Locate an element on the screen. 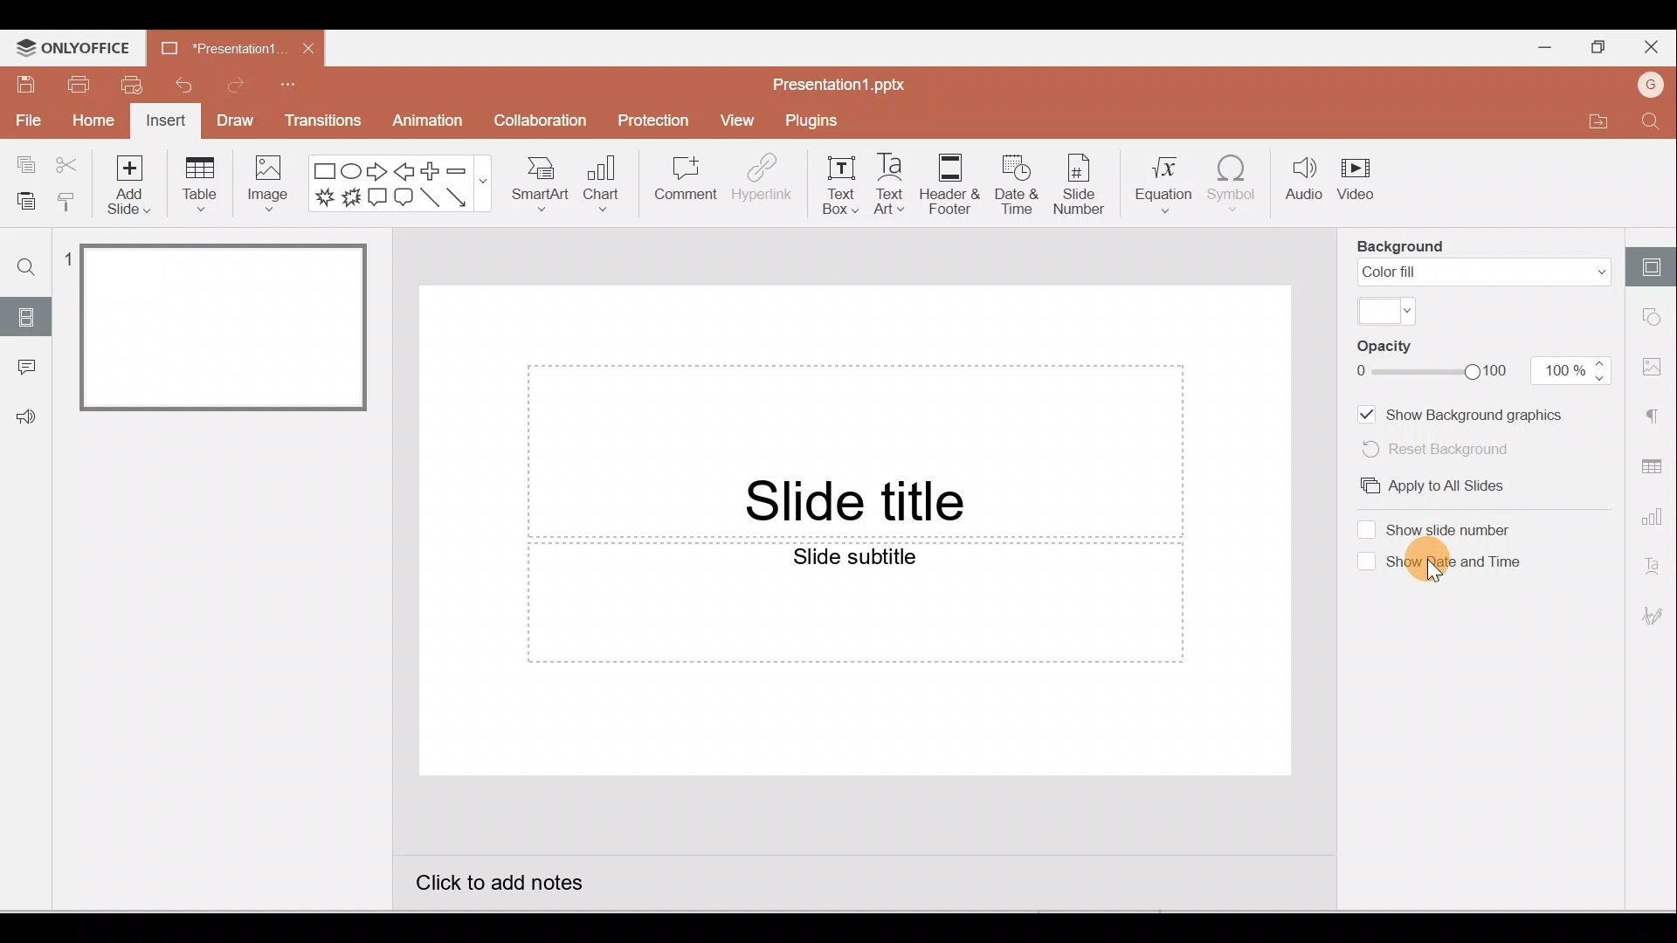 This screenshot has height=943, width=1677. Plugins is located at coordinates (823, 117).